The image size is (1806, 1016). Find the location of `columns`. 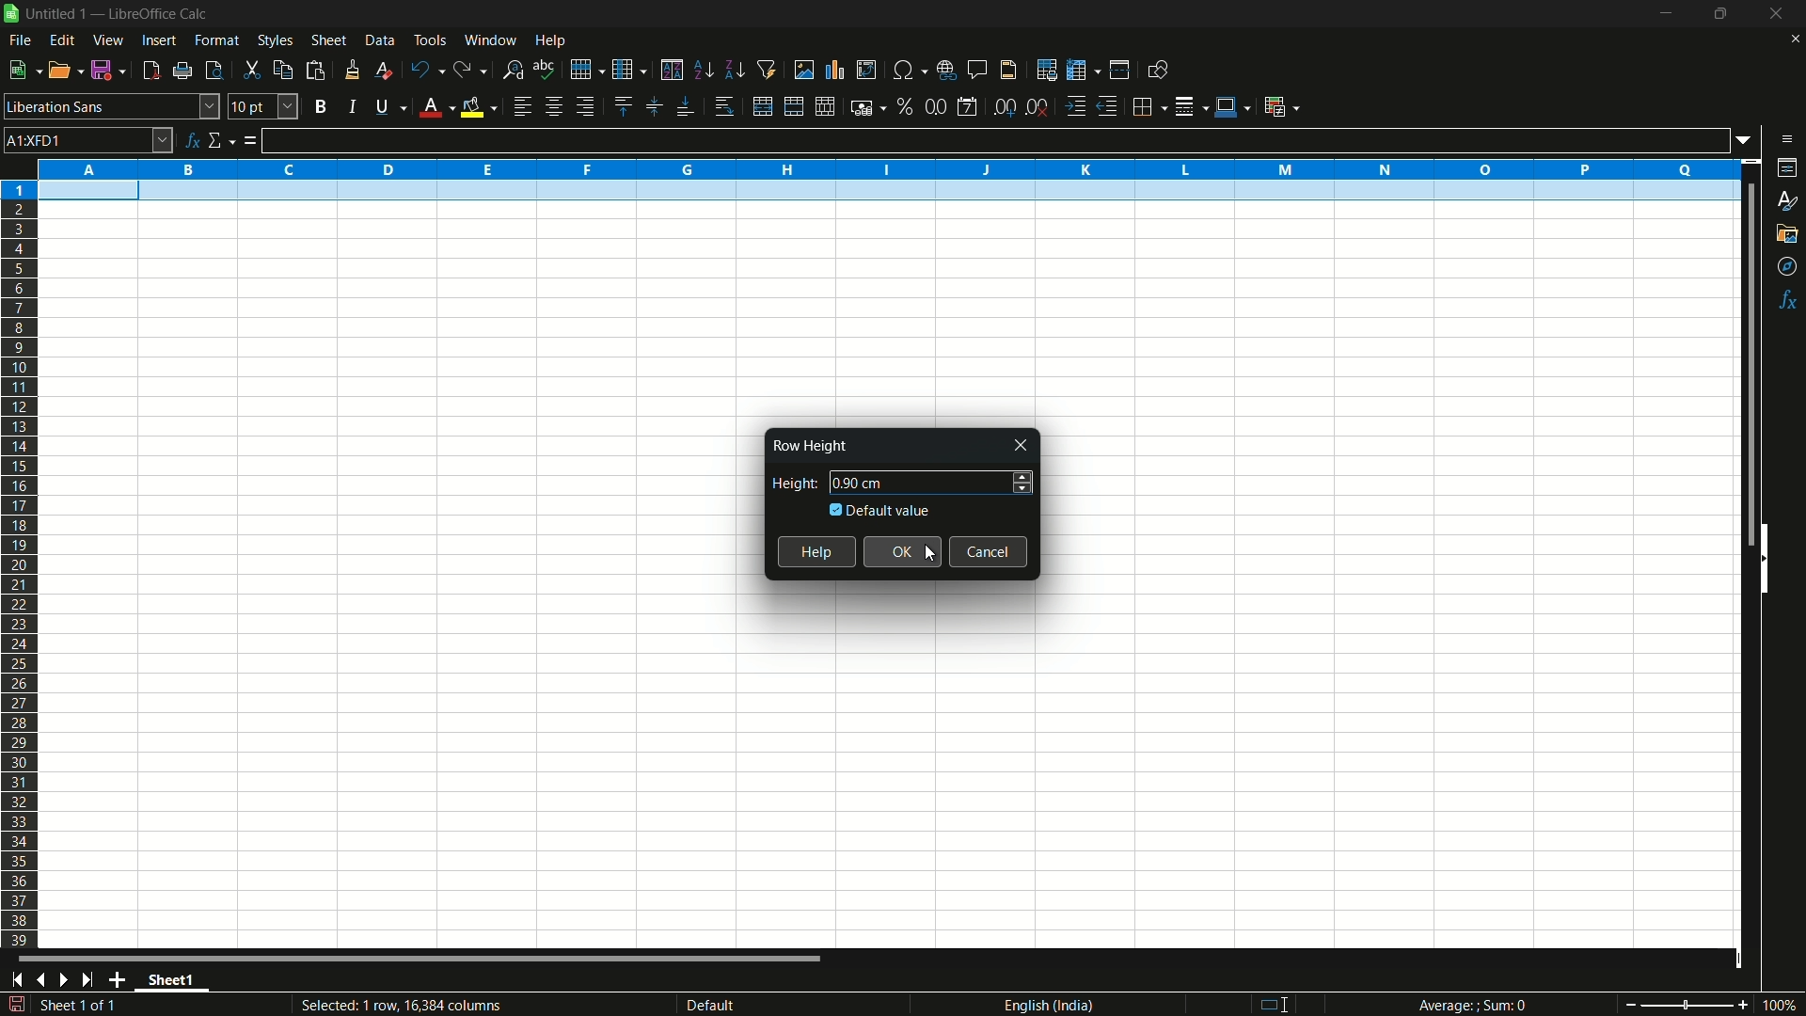

columns is located at coordinates (888, 167).